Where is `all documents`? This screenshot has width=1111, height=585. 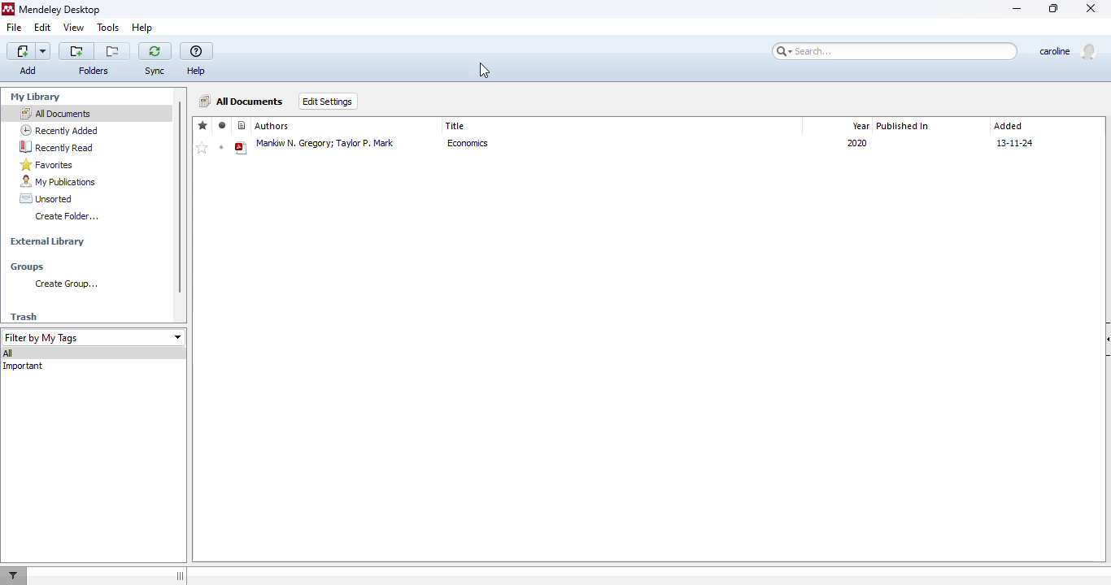
all documents is located at coordinates (55, 113).